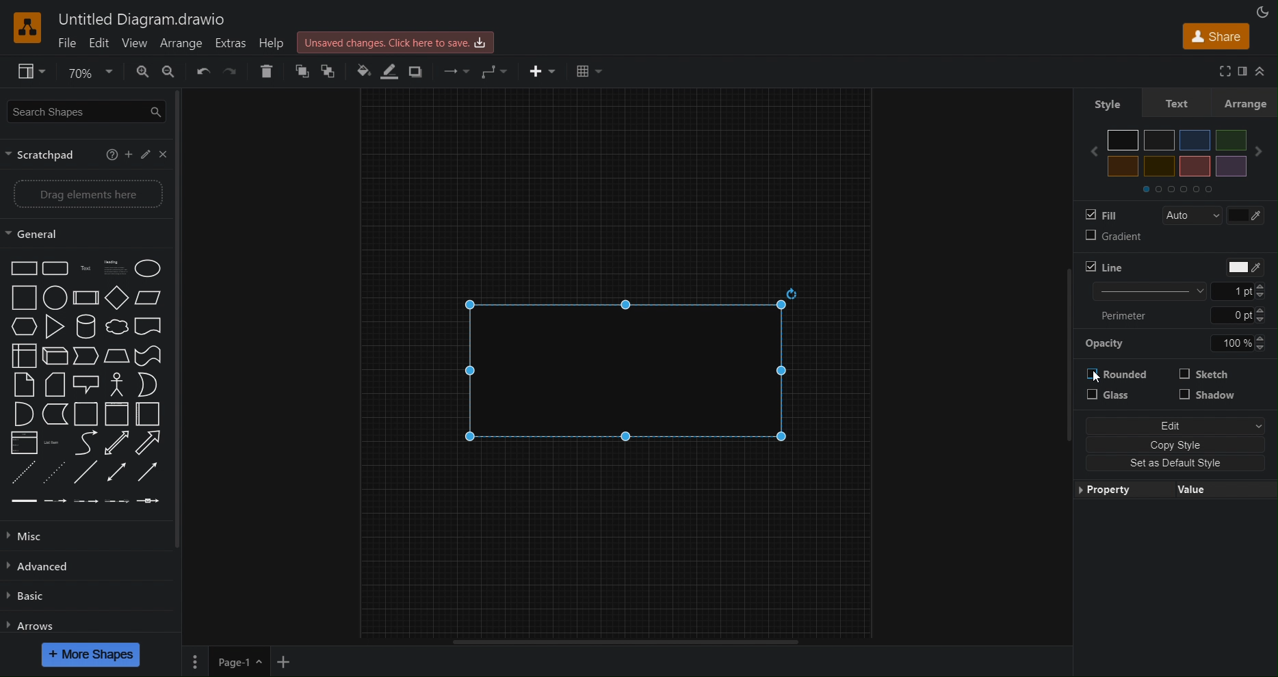  What do you see at coordinates (184, 44) in the screenshot?
I see `Arrange` at bounding box center [184, 44].